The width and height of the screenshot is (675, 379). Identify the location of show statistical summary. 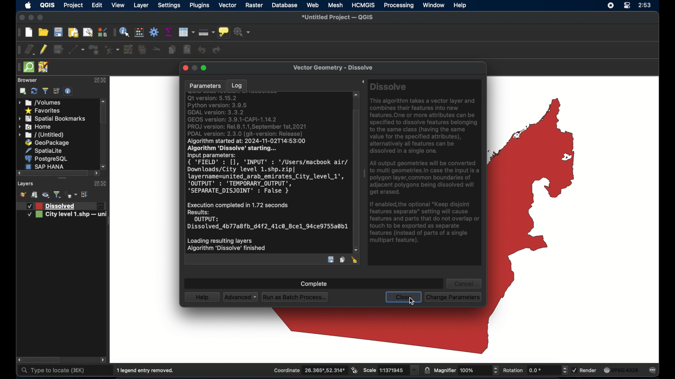
(169, 32).